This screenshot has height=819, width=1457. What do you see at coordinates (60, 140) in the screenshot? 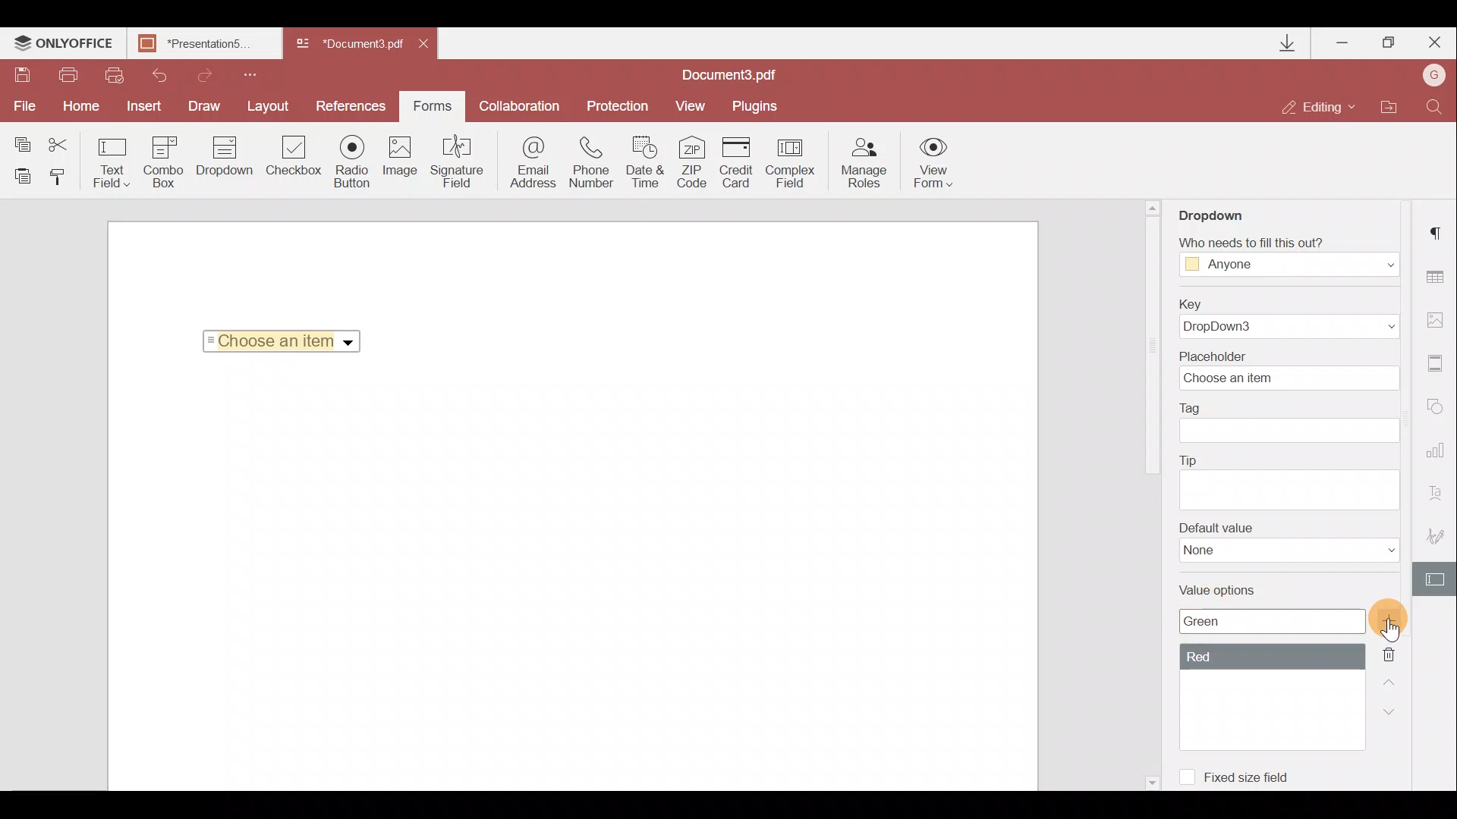
I see `Cut` at bounding box center [60, 140].